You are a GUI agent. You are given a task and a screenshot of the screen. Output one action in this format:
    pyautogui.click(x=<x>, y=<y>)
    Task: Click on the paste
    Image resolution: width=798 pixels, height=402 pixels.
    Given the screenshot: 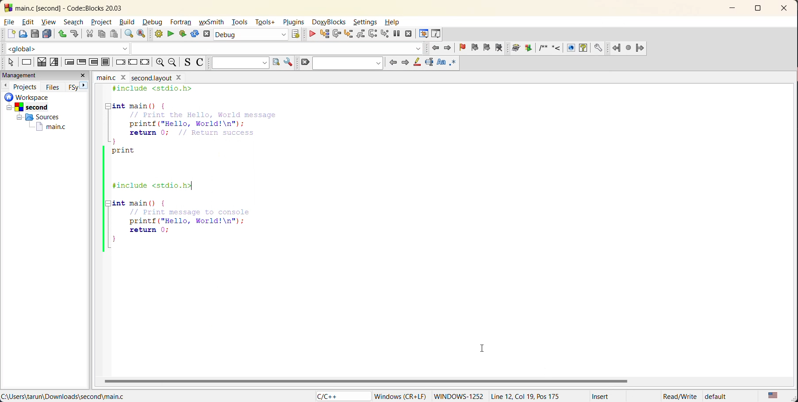 What is the action you would take?
    pyautogui.click(x=114, y=34)
    